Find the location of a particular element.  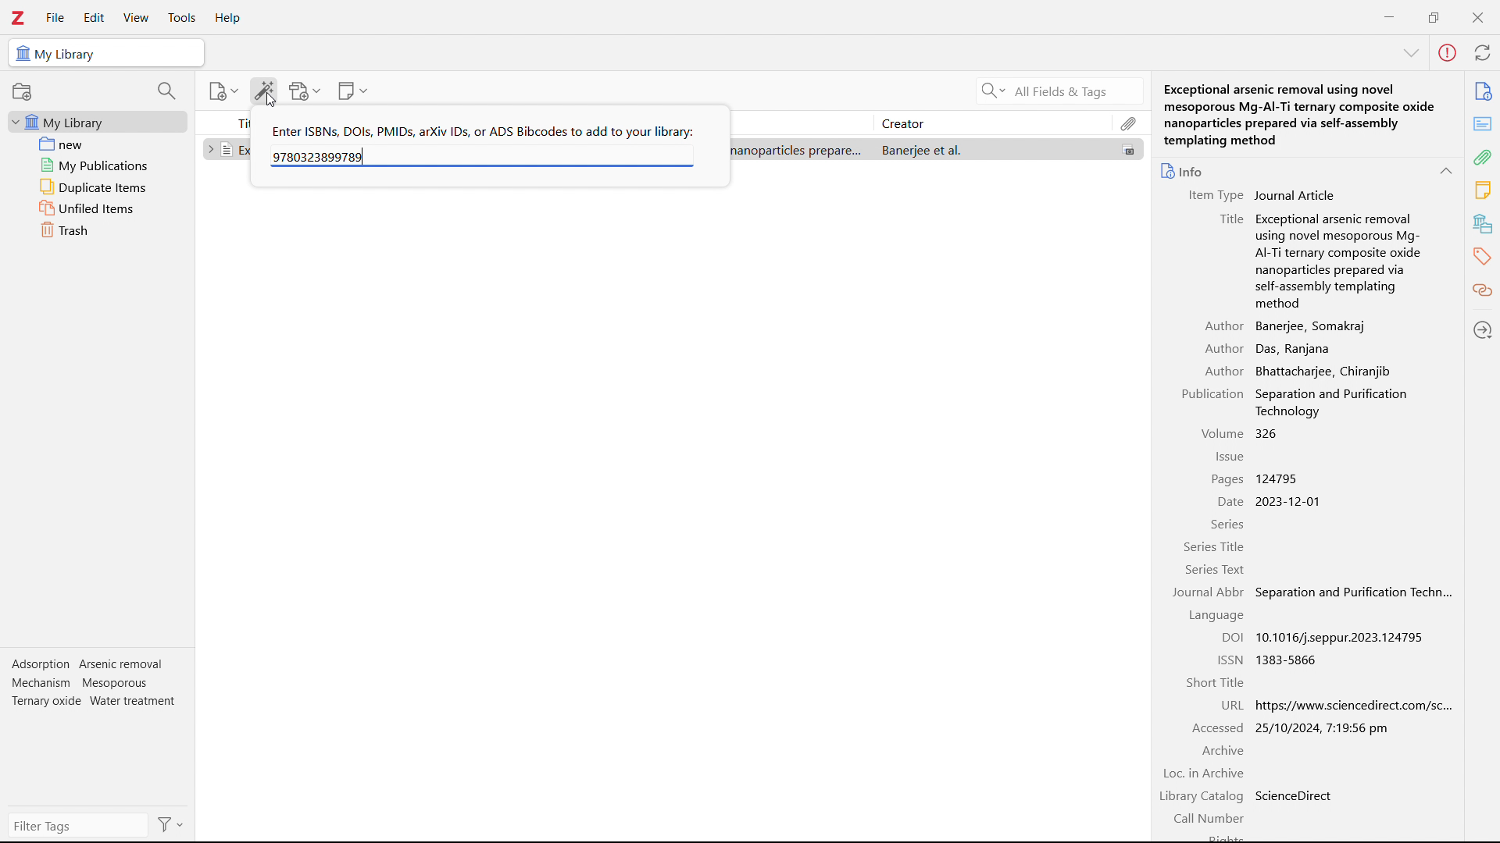

Item type is located at coordinates (1211, 196).